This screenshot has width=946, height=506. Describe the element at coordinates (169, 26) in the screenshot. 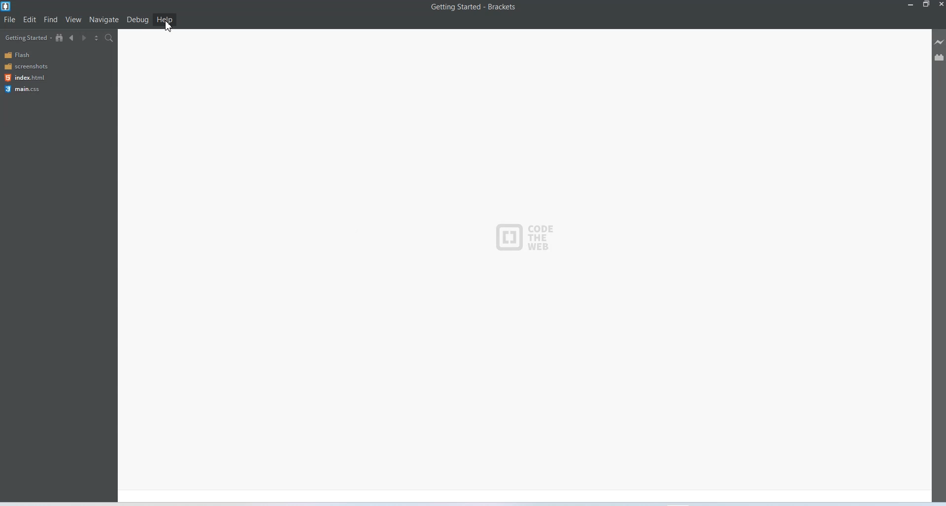

I see `cursor` at that location.